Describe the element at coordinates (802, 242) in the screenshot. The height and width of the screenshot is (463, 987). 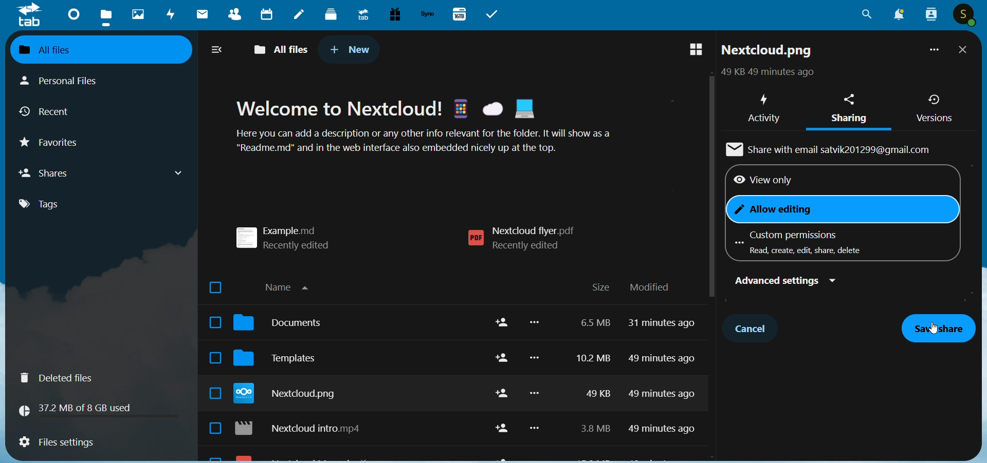
I see `custom permissions` at that location.